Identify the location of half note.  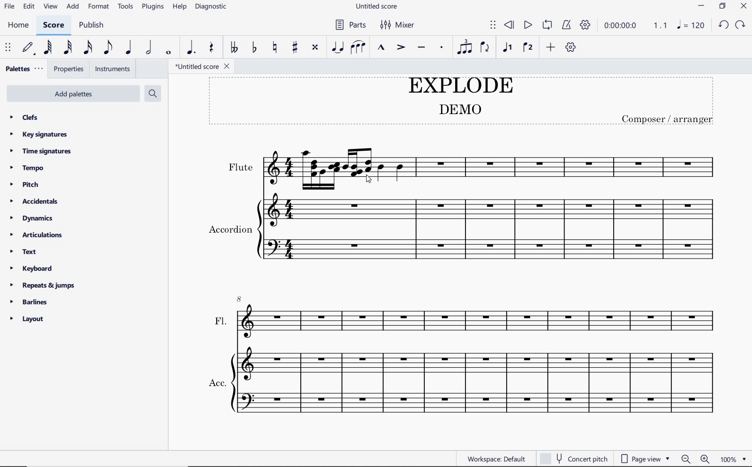
(150, 48).